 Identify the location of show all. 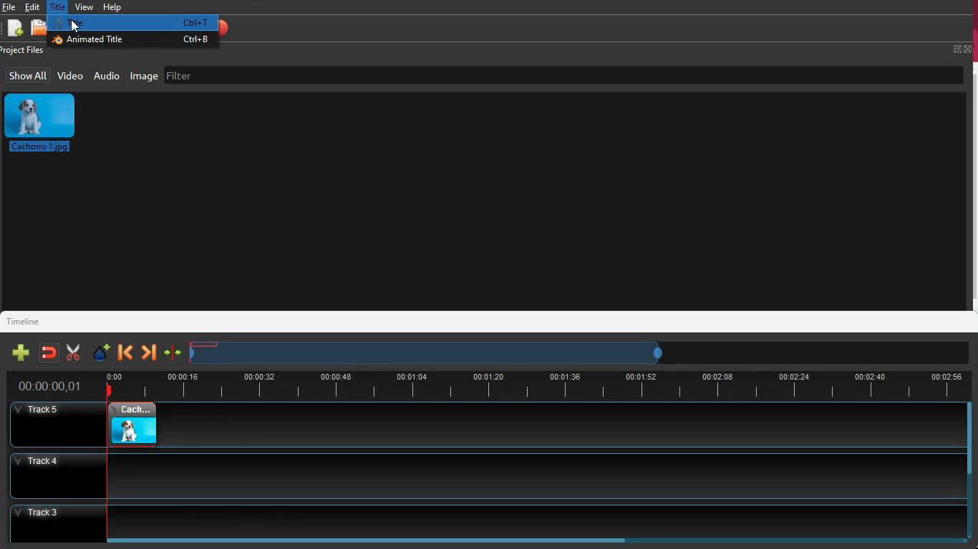
(28, 75).